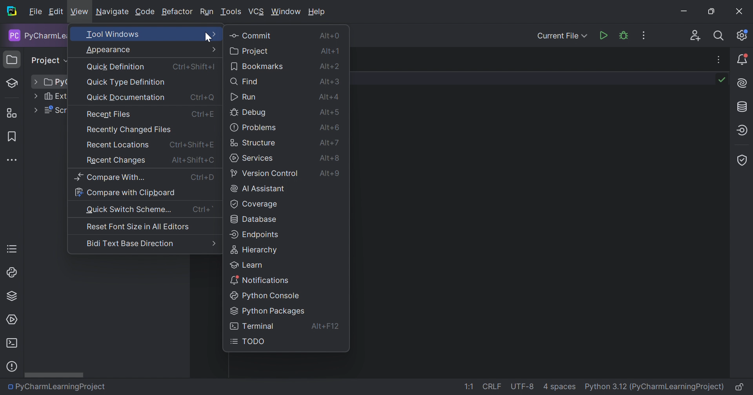  What do you see at coordinates (742, 59) in the screenshot?
I see `Updates available` at bounding box center [742, 59].